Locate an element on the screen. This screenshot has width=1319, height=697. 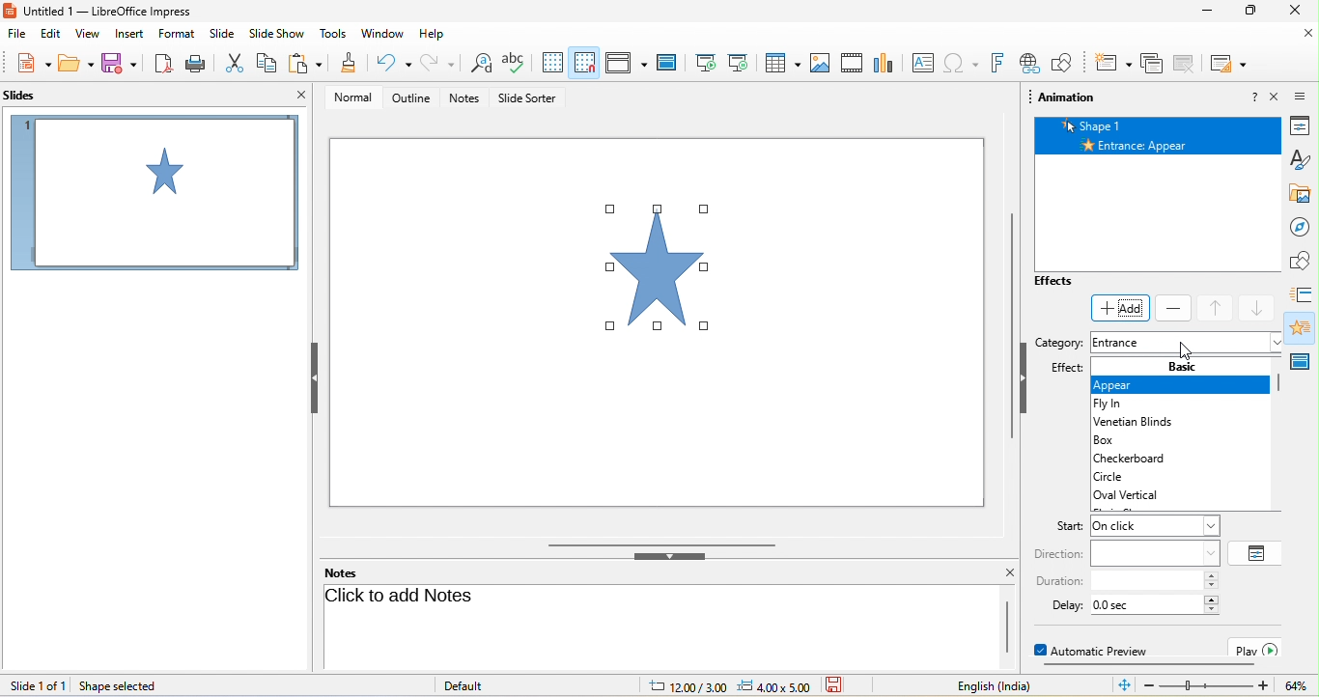
circle is located at coordinates (1130, 476).